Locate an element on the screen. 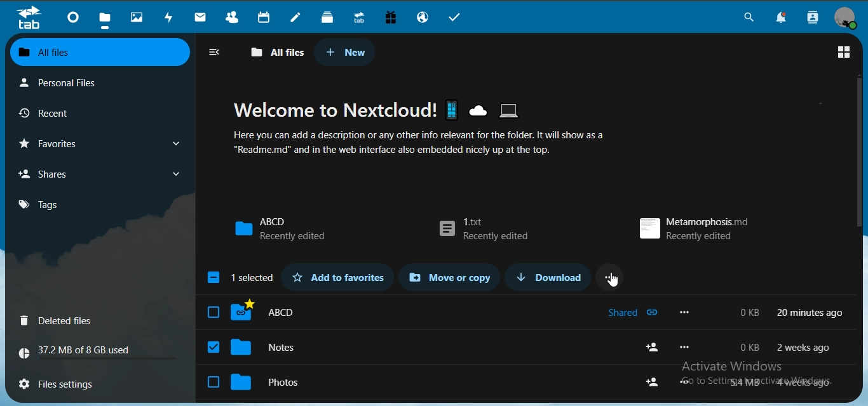 The width and height of the screenshot is (868, 406). upgrade is located at coordinates (360, 16).